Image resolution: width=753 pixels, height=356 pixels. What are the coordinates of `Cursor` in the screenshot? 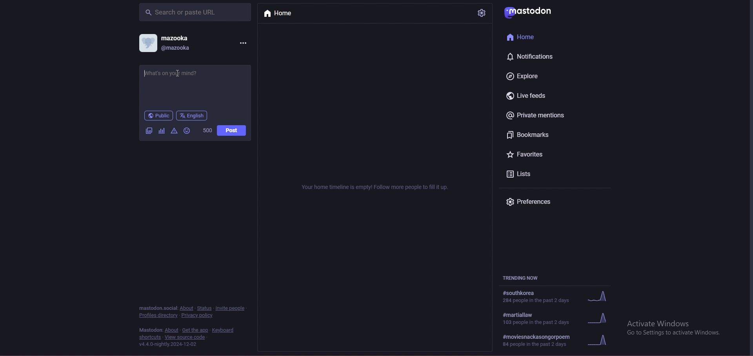 It's located at (174, 69).